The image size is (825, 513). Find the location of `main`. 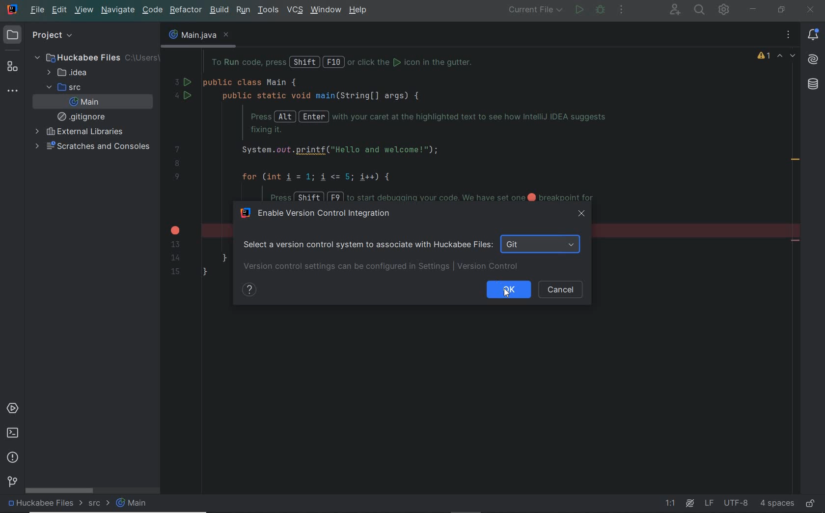

main is located at coordinates (84, 102).